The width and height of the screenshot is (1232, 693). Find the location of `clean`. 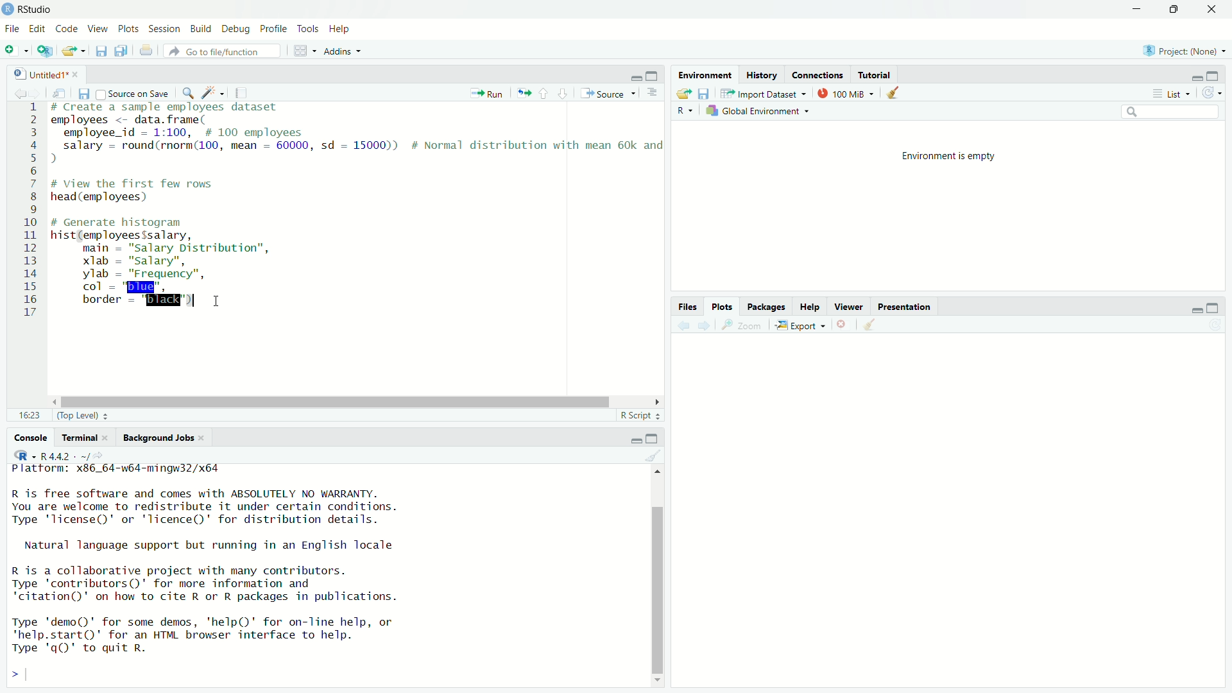

clean is located at coordinates (872, 325).